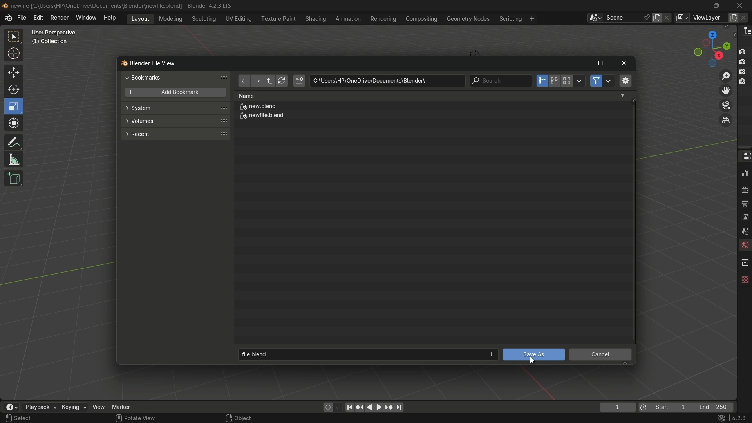 This screenshot has width=752, height=423. Describe the element at coordinates (432, 96) in the screenshot. I see `Name` at that location.